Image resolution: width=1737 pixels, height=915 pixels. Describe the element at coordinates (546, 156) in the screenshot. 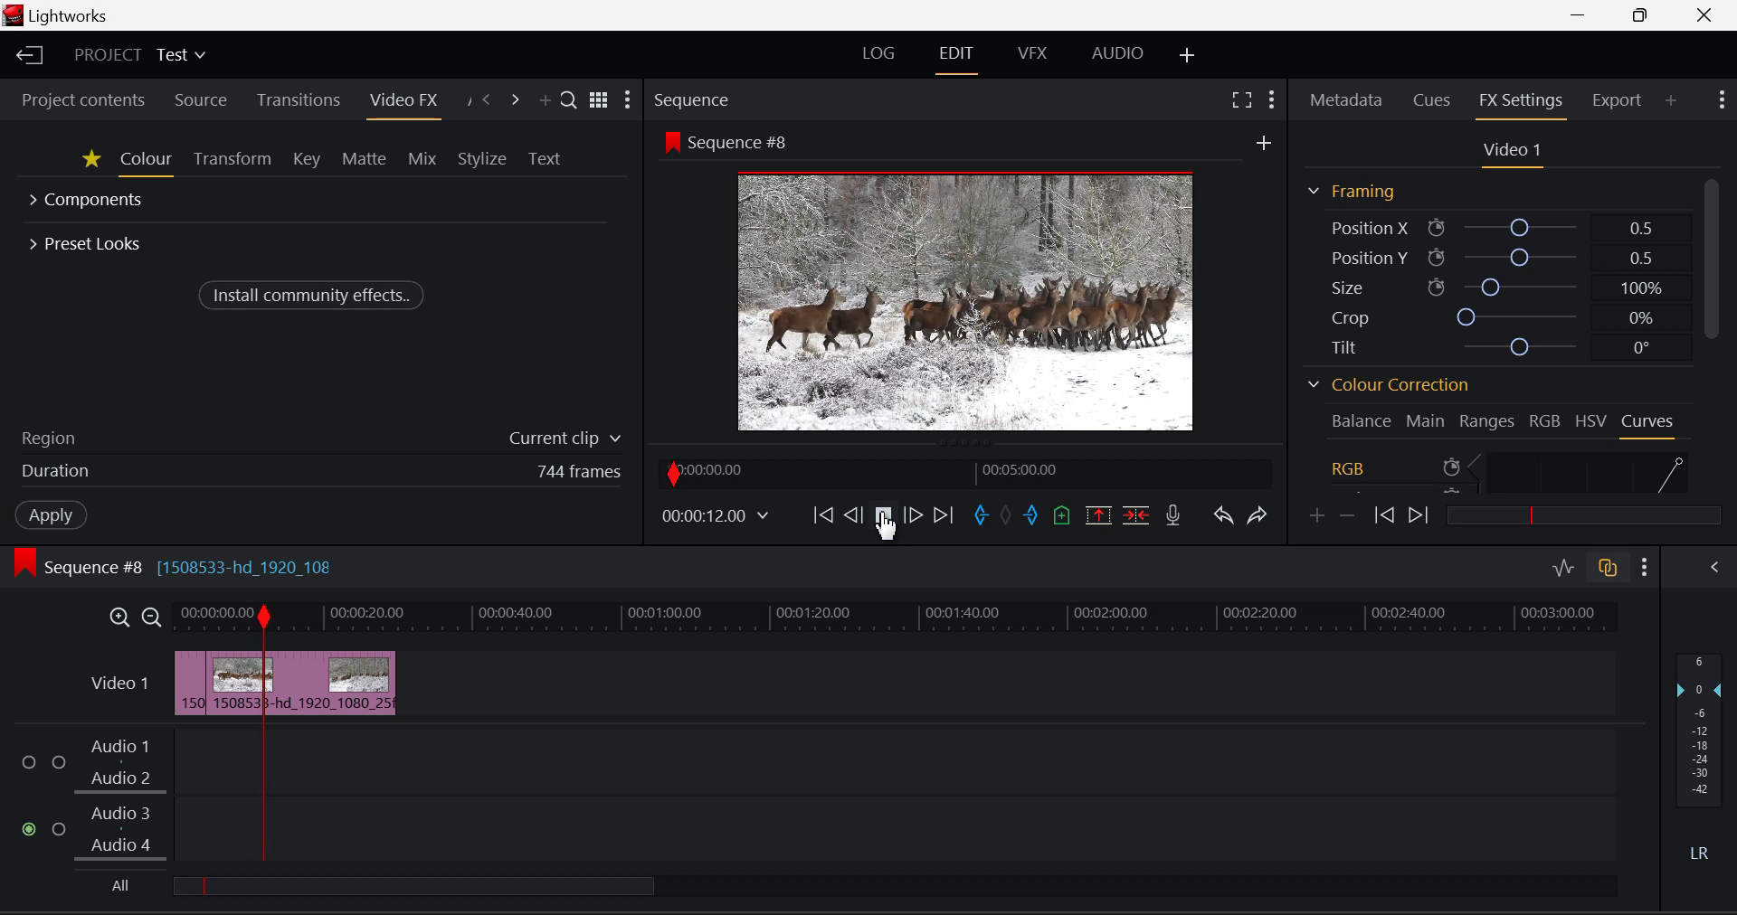

I see `Text` at that location.